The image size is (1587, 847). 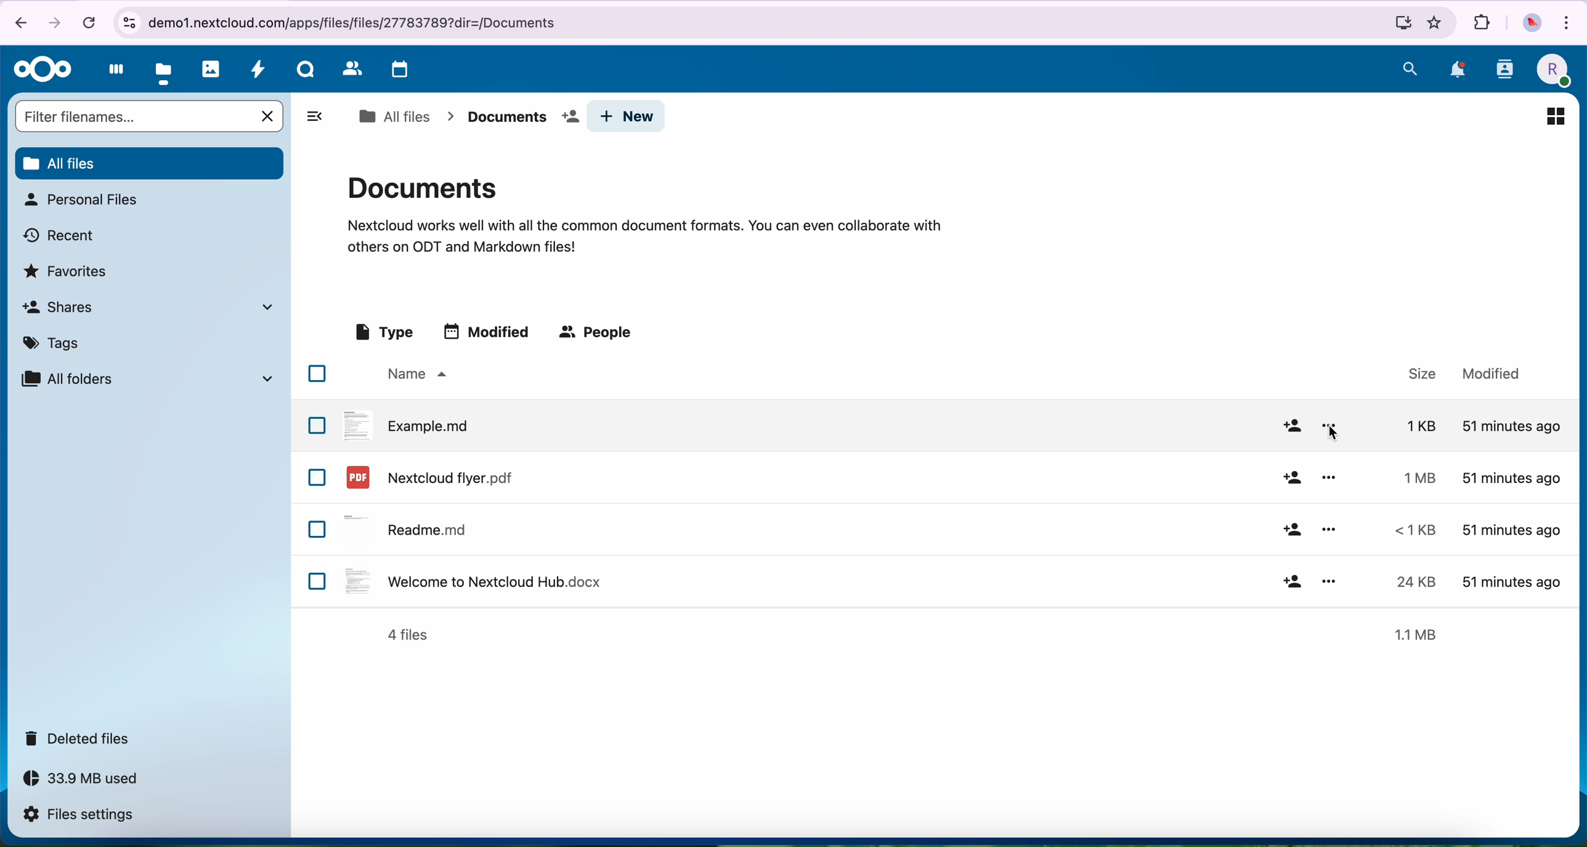 I want to click on 33.9 MB used, so click(x=92, y=782).